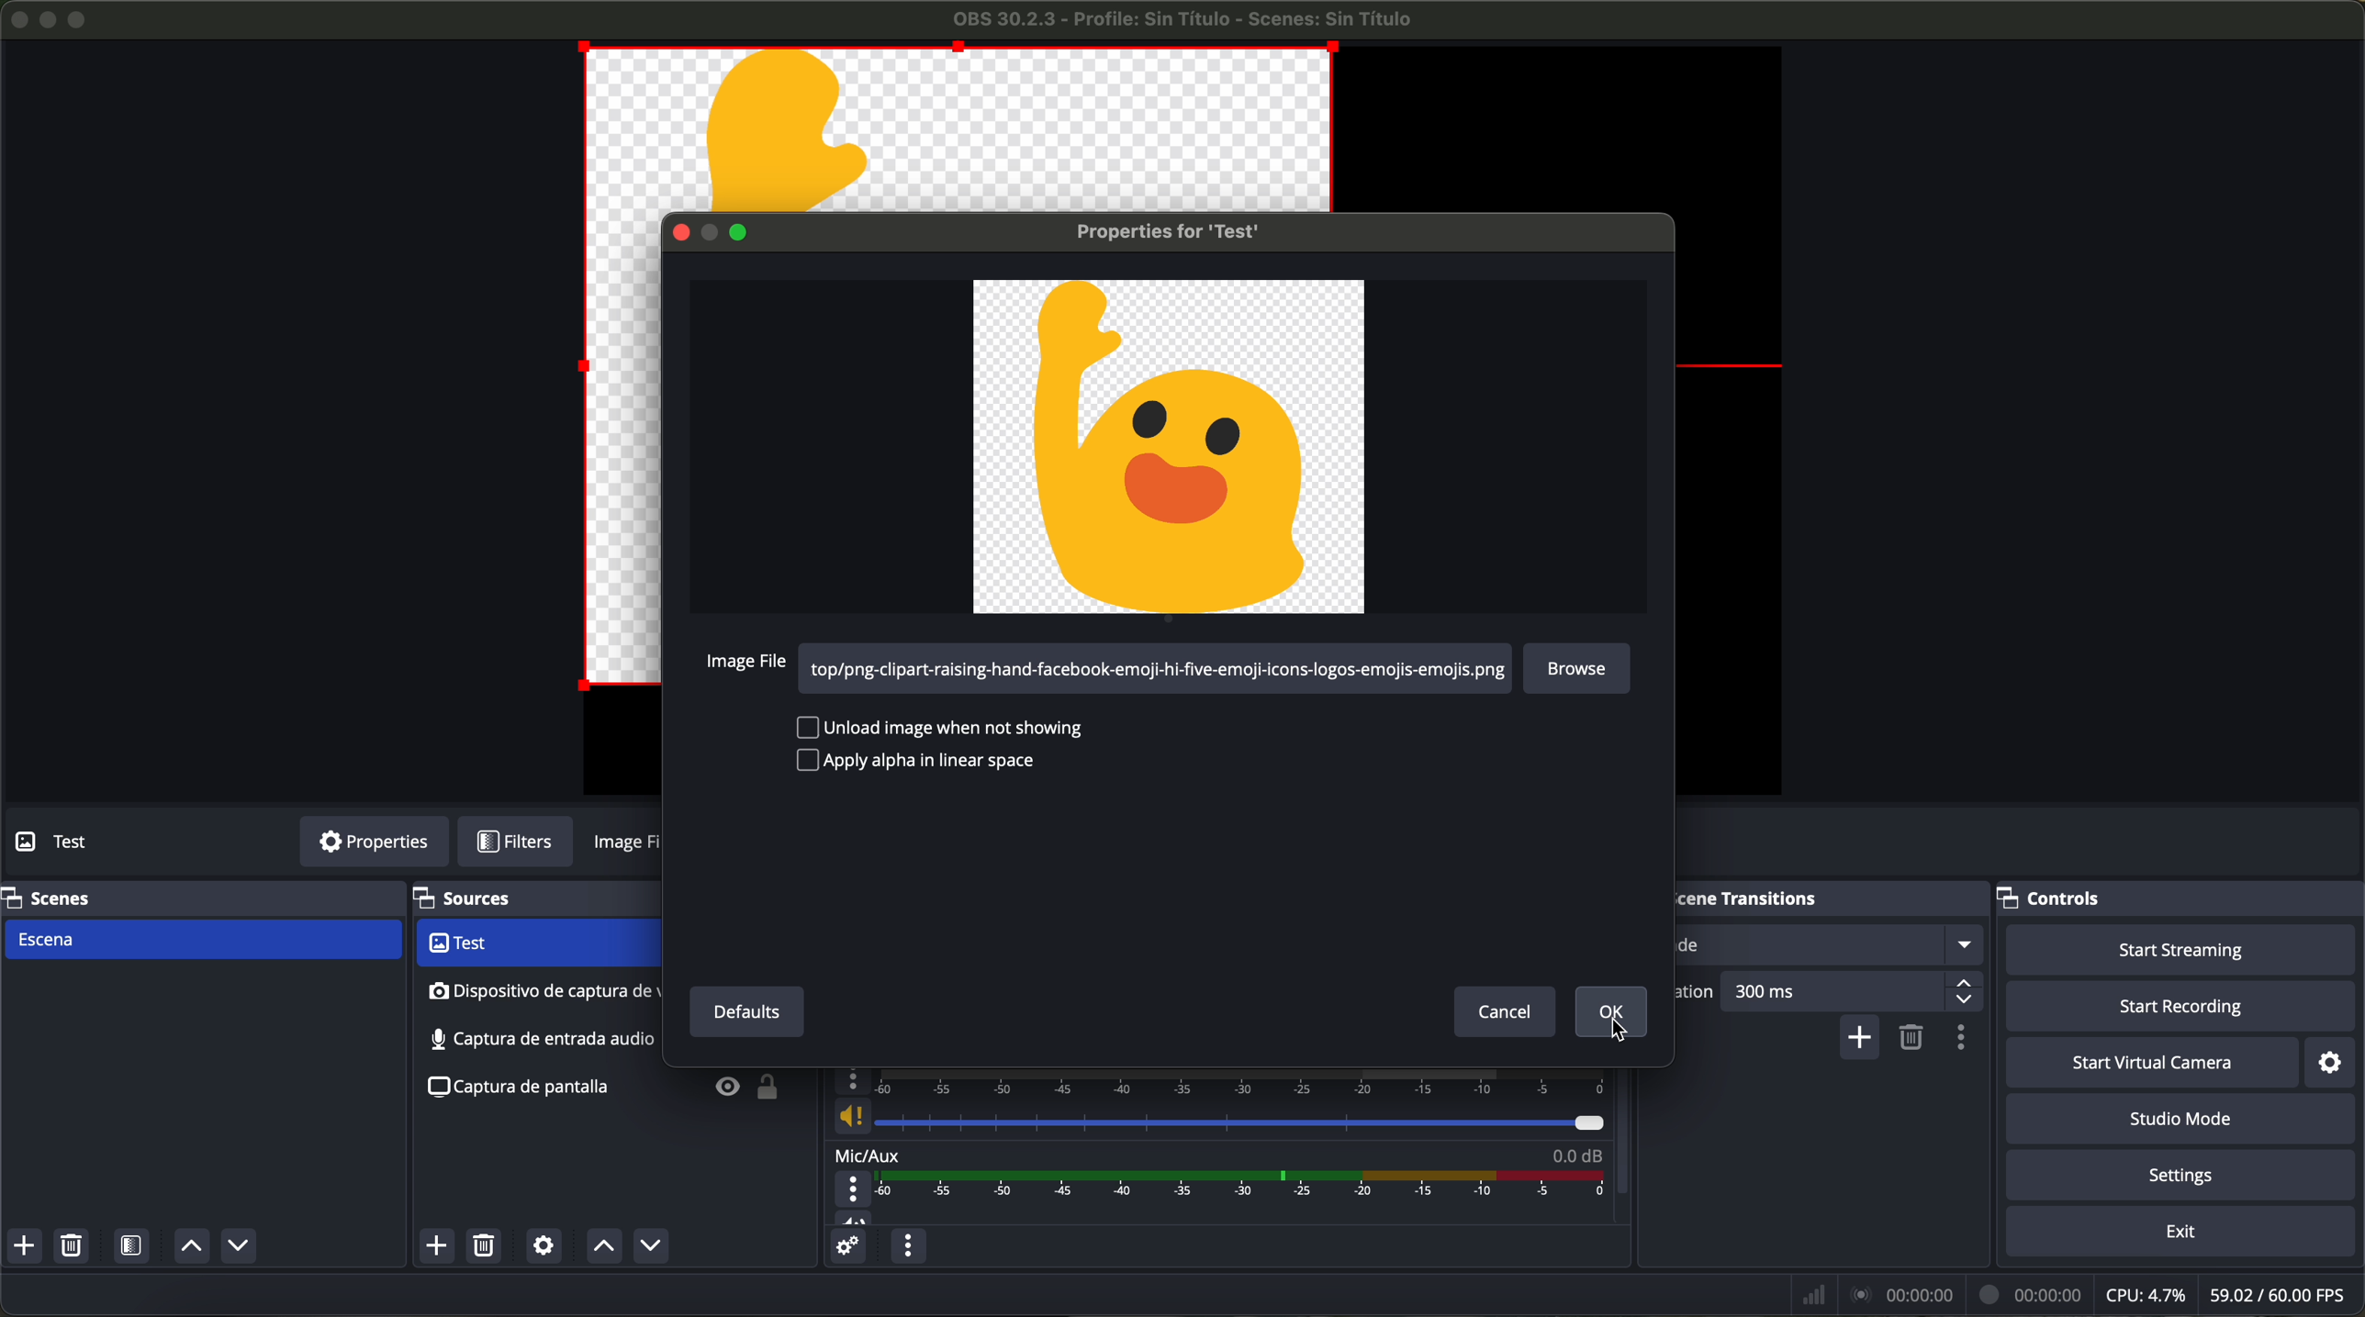 Image resolution: width=2365 pixels, height=1317 pixels. I want to click on advanced audio properties, so click(846, 1246).